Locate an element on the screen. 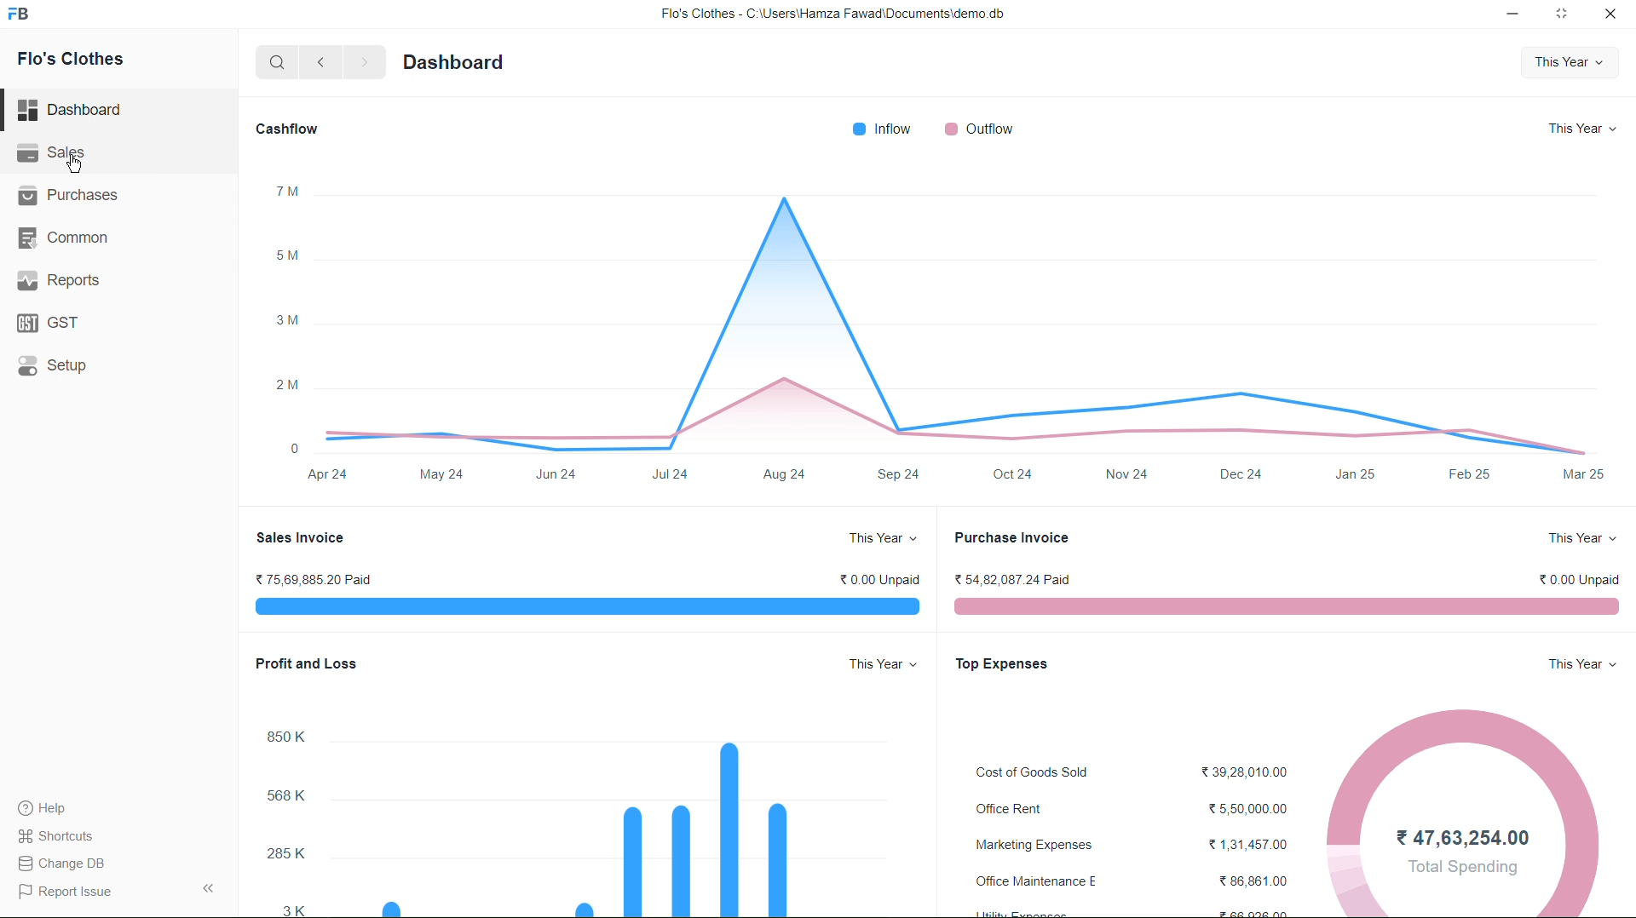 The height and width of the screenshot is (918, 1636). Office Maintenance E is located at coordinates (1042, 880).